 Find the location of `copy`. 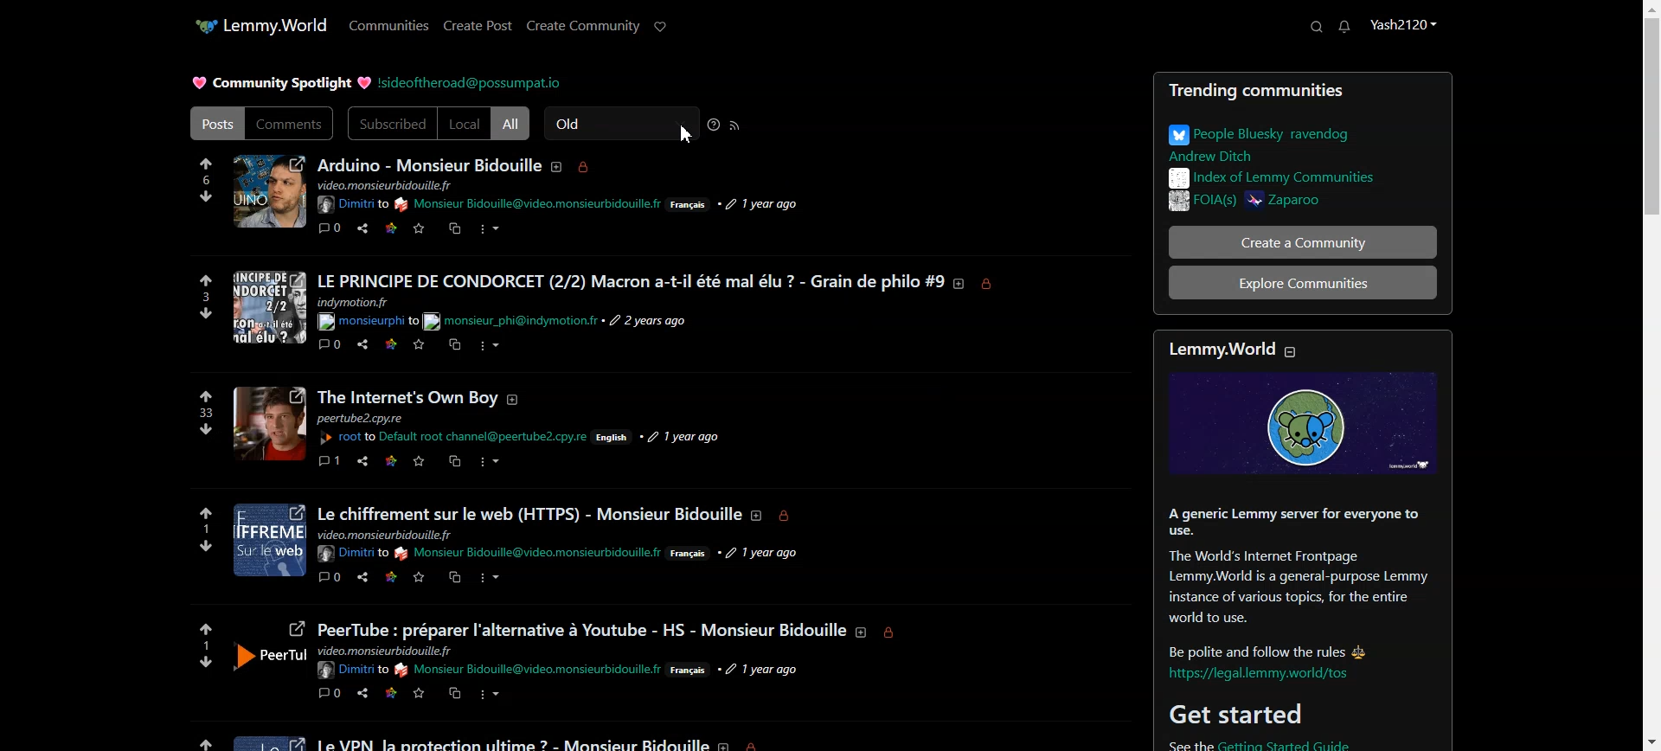

copy is located at coordinates (455, 575).